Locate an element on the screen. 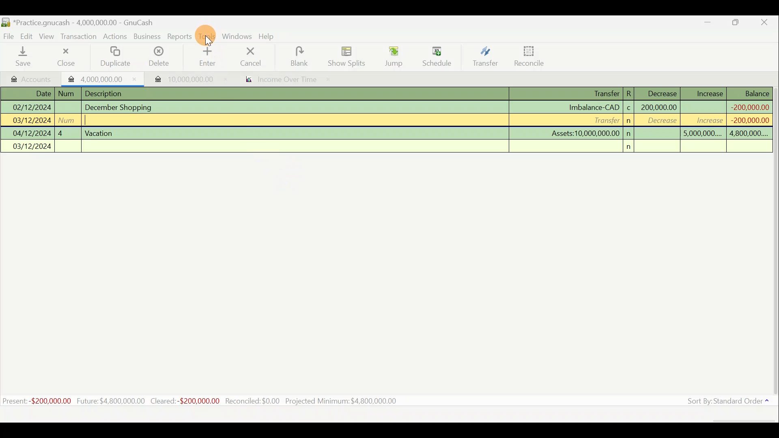 Image resolution: width=779 pixels, height=438 pixels. Edit is located at coordinates (28, 36).